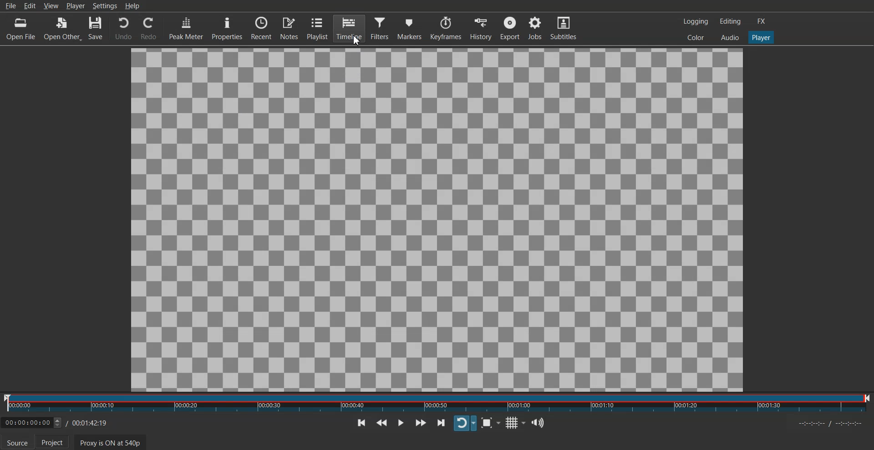  Describe the element at coordinates (186, 27) in the screenshot. I see `Peak Meter` at that location.